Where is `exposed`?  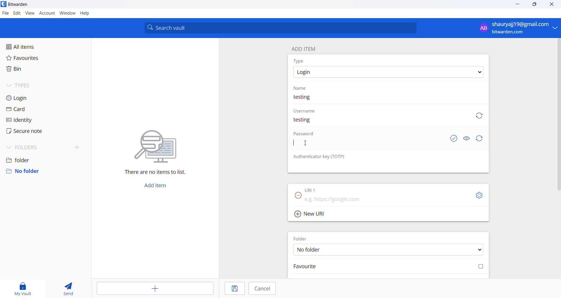
exposed is located at coordinates (454, 138).